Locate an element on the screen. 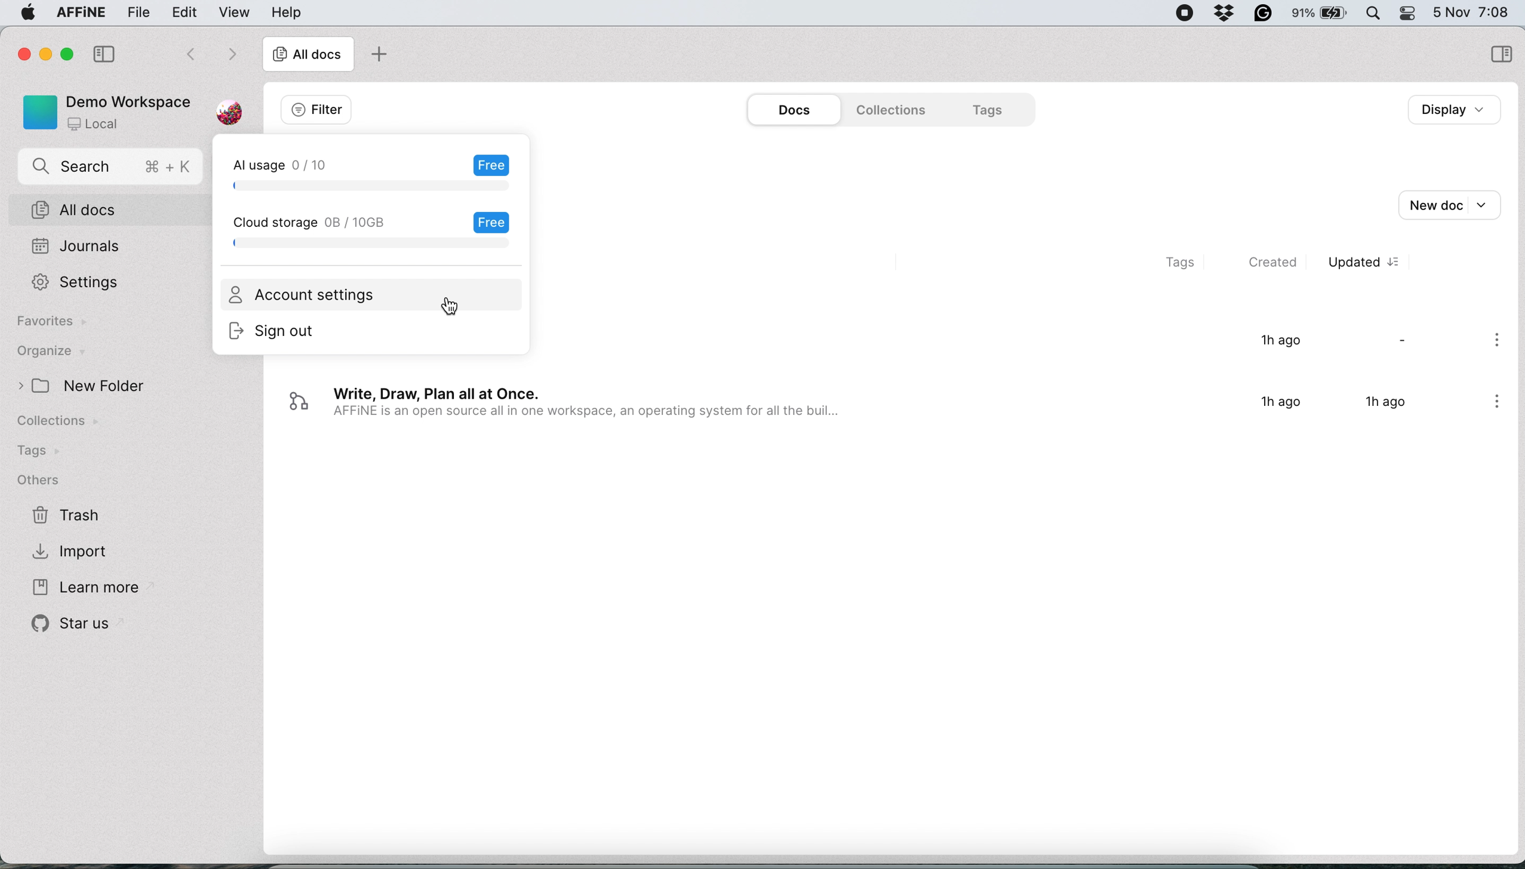  organize is located at coordinates (64, 352).